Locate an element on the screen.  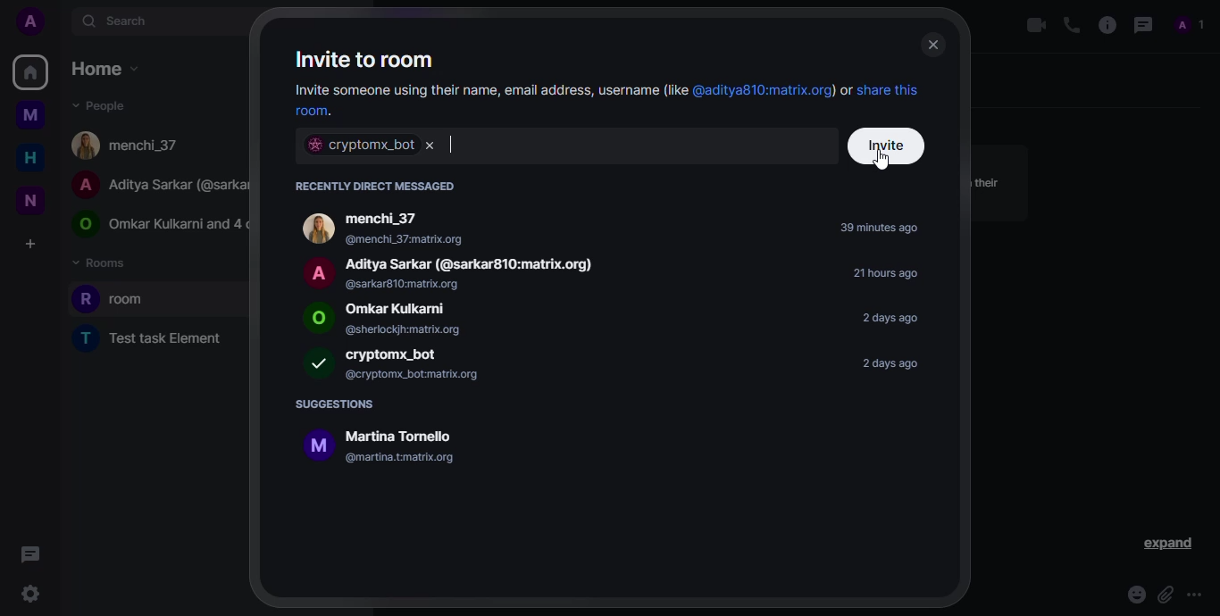
search is located at coordinates (117, 21).